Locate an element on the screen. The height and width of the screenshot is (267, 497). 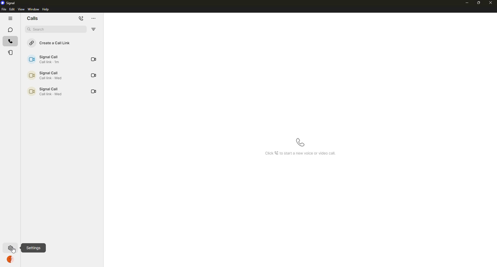
search is located at coordinates (38, 29).